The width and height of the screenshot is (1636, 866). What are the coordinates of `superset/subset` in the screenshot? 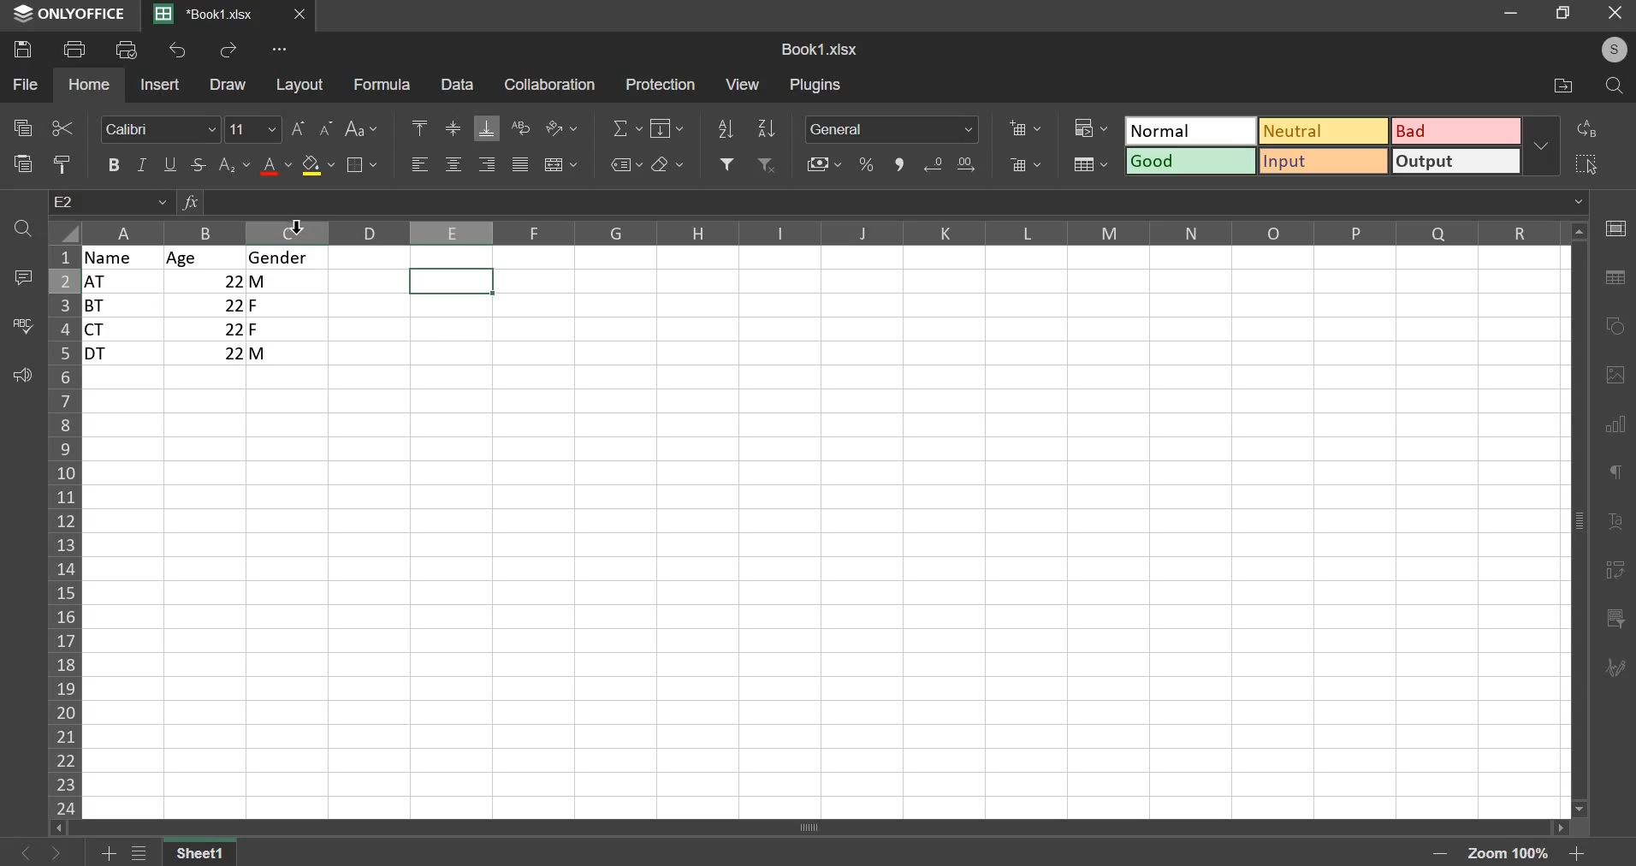 It's located at (234, 164).